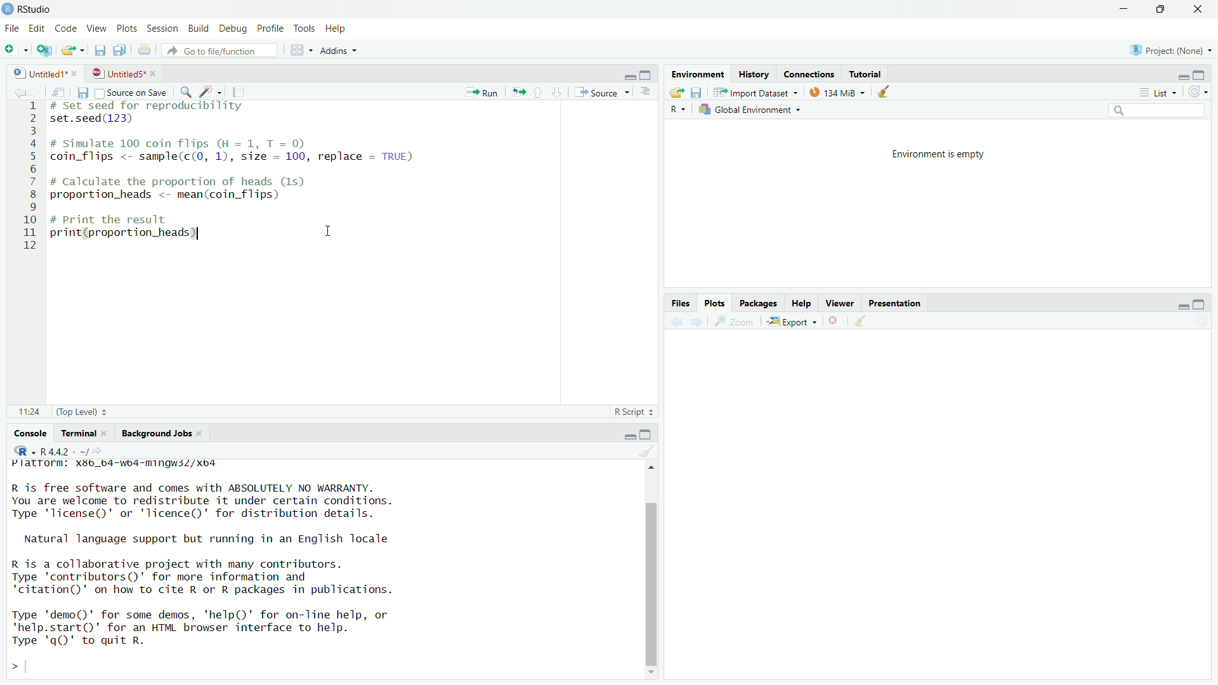 Image resolution: width=1218 pixels, height=685 pixels. What do you see at coordinates (31, 666) in the screenshot?
I see `typing cursor` at bounding box center [31, 666].